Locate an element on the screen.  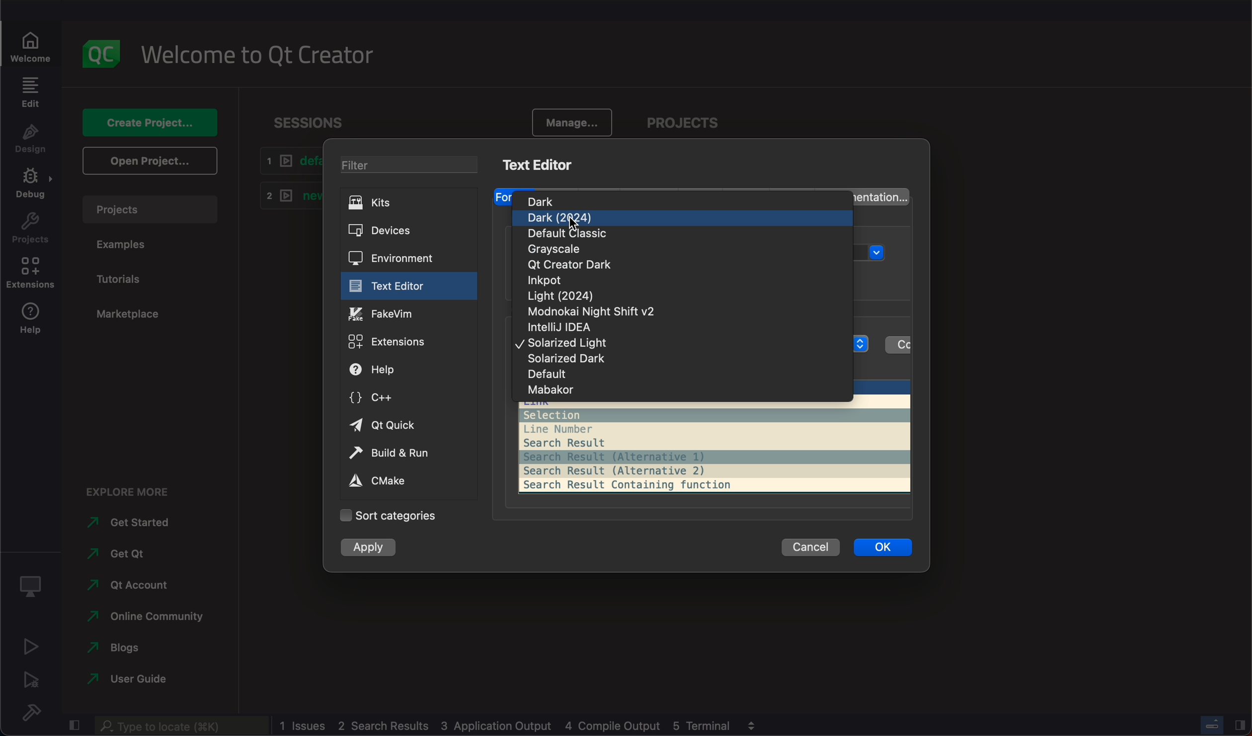
design is located at coordinates (29, 141).